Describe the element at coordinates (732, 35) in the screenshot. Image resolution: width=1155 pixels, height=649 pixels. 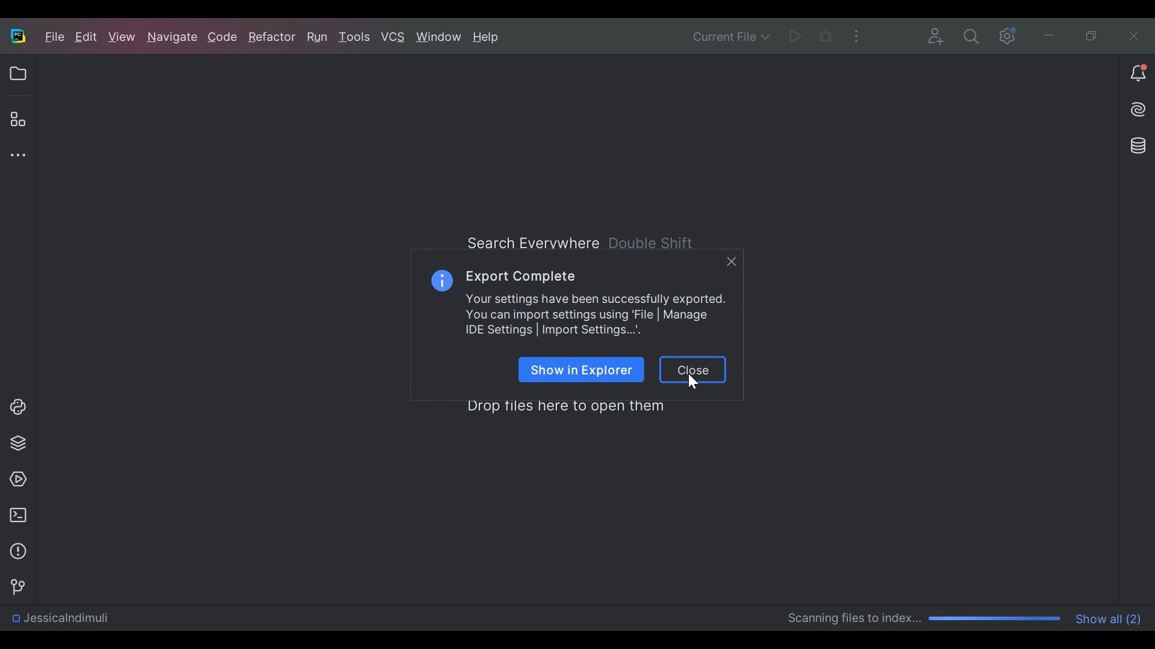
I see `Current File` at that location.